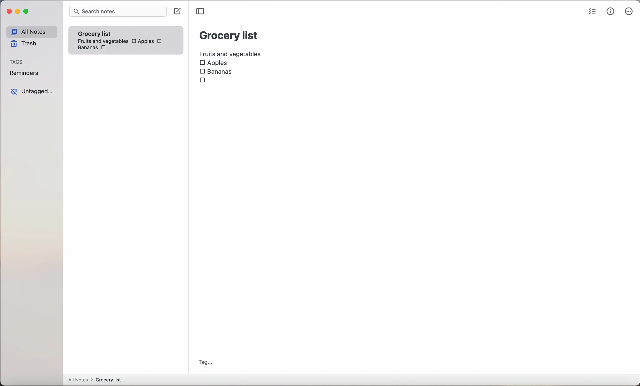 The width and height of the screenshot is (640, 386). Describe the element at coordinates (28, 12) in the screenshot. I see `maximize Simplenote` at that location.